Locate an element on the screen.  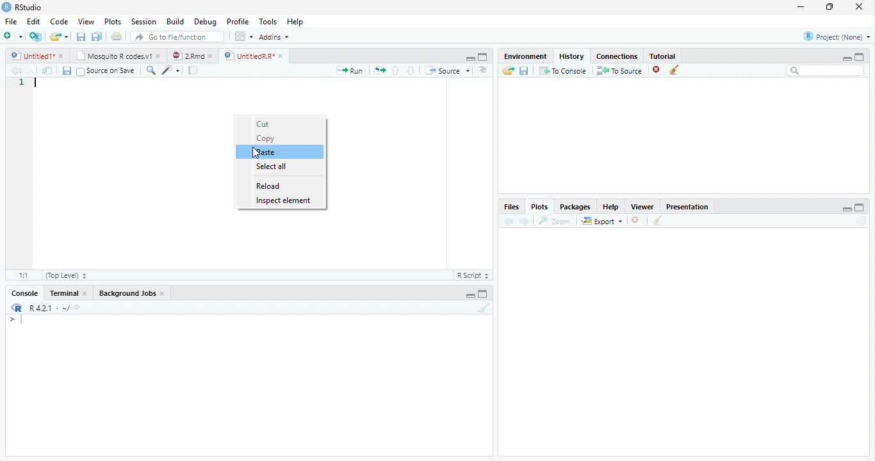
back is located at coordinates (506, 221).